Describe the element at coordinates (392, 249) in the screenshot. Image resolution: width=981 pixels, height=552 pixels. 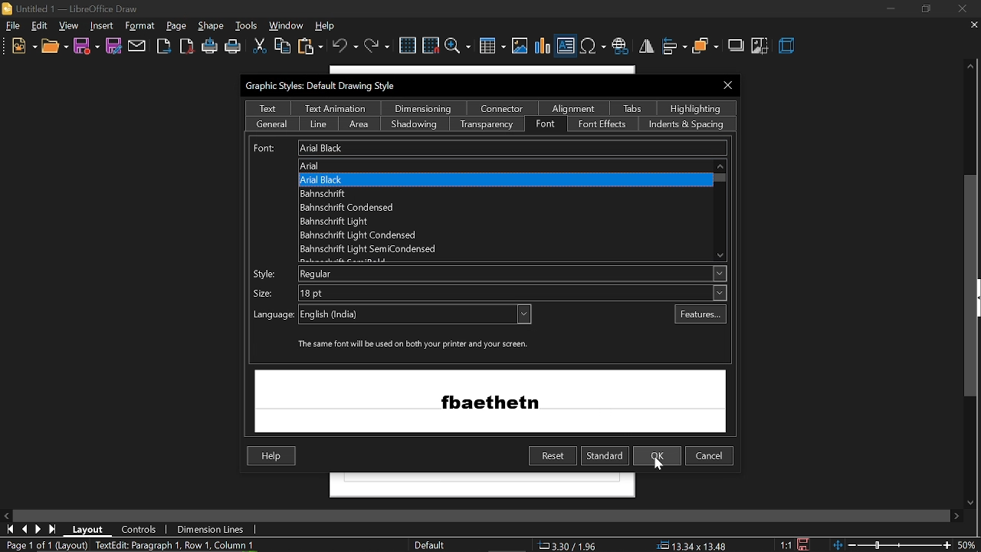
I see `Bahnscfrift Light SemiCondensed` at that location.